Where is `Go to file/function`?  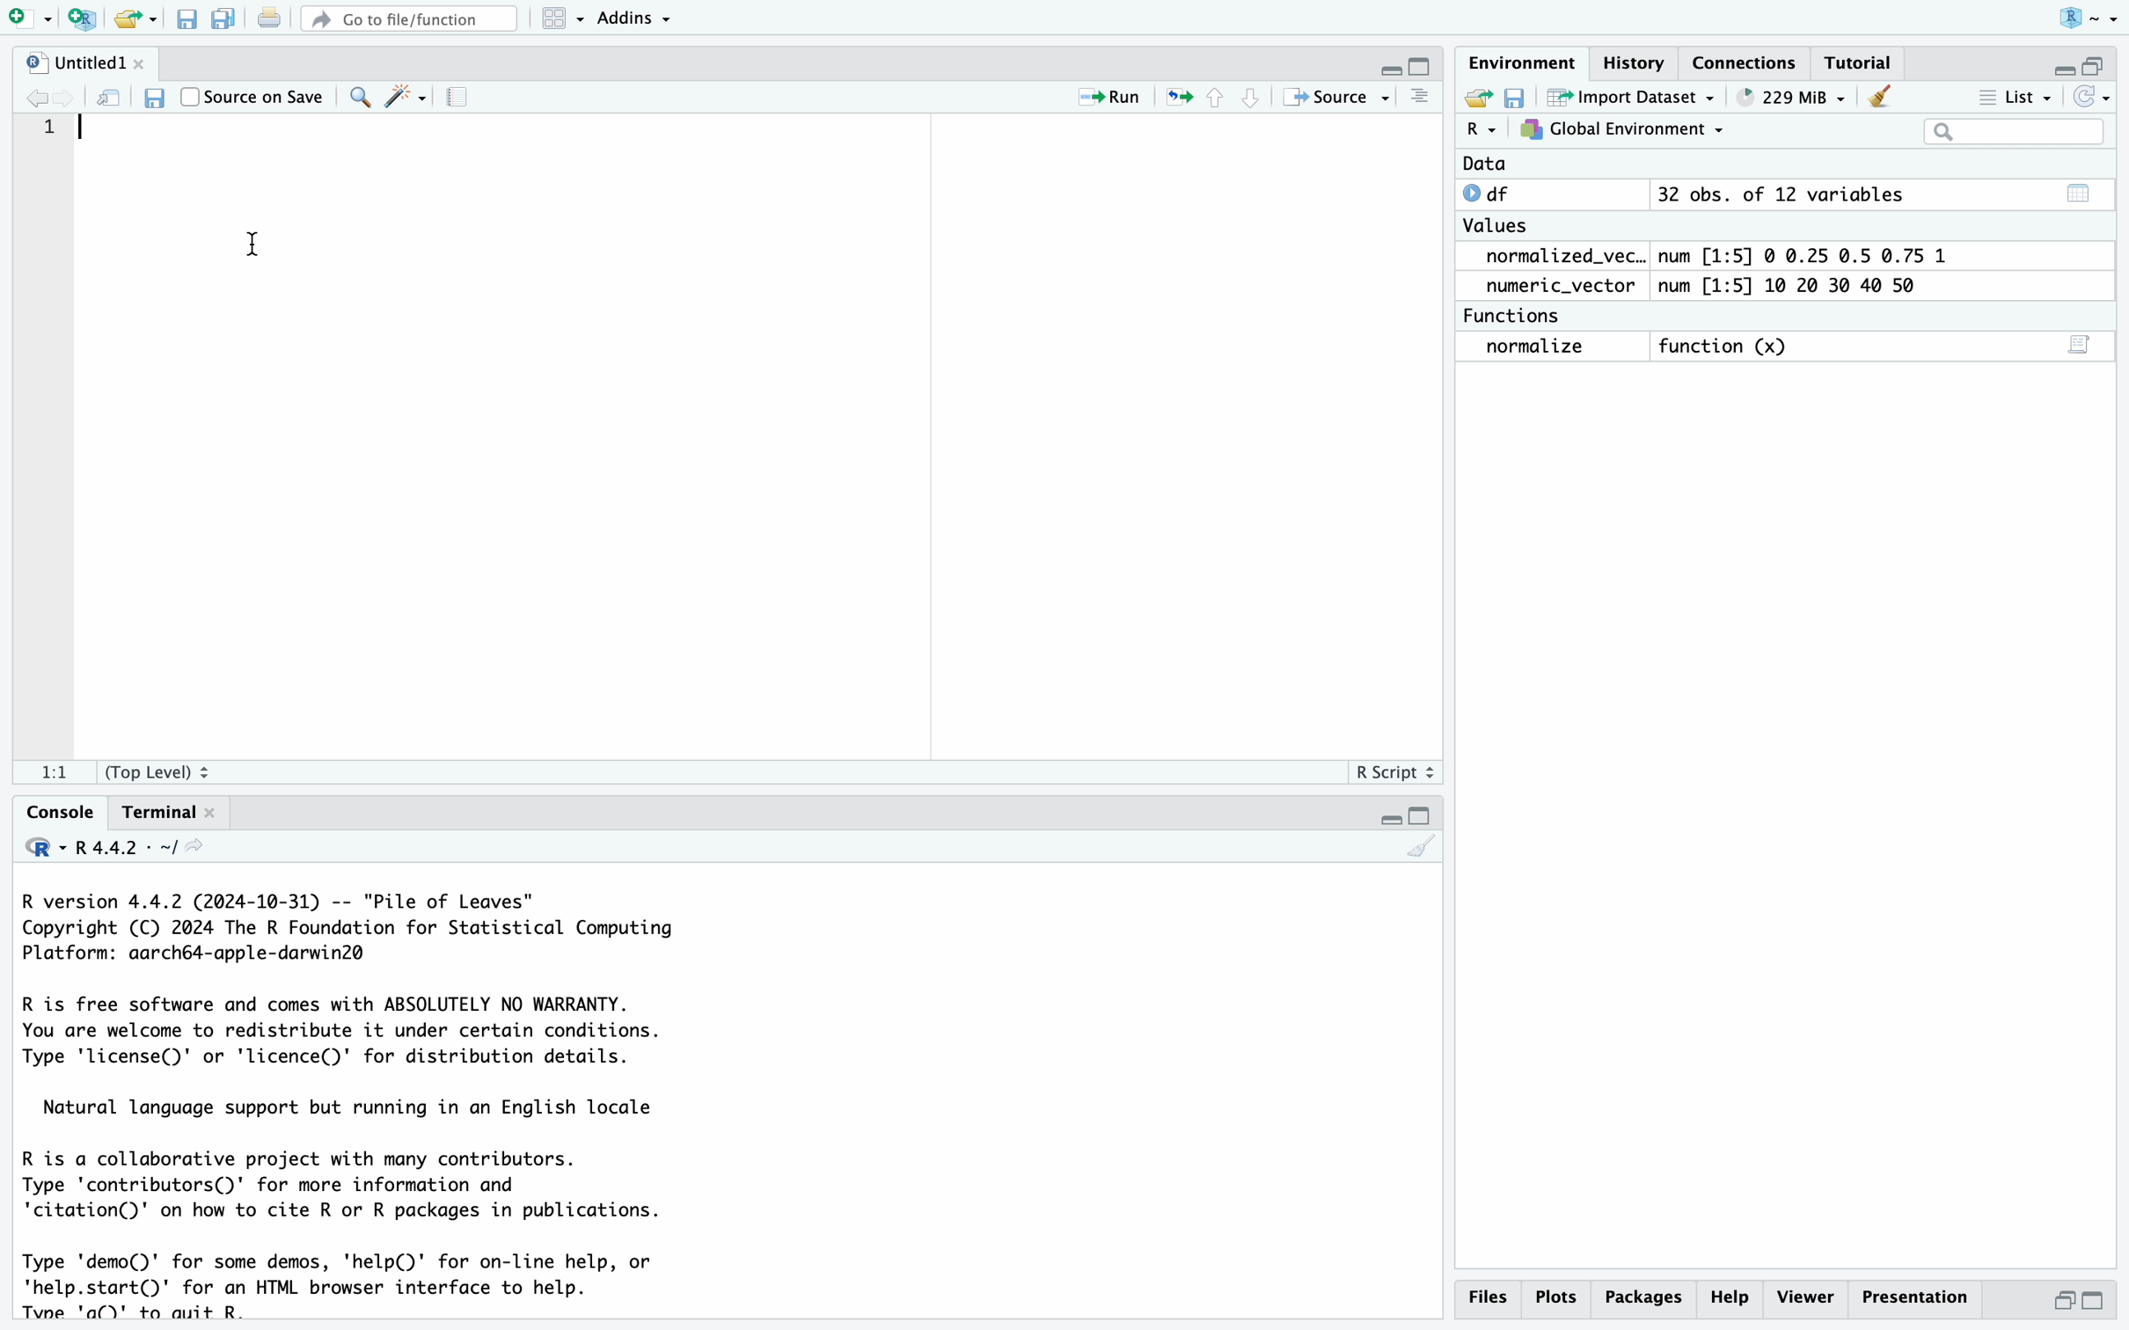
Go to file/function is located at coordinates (409, 19).